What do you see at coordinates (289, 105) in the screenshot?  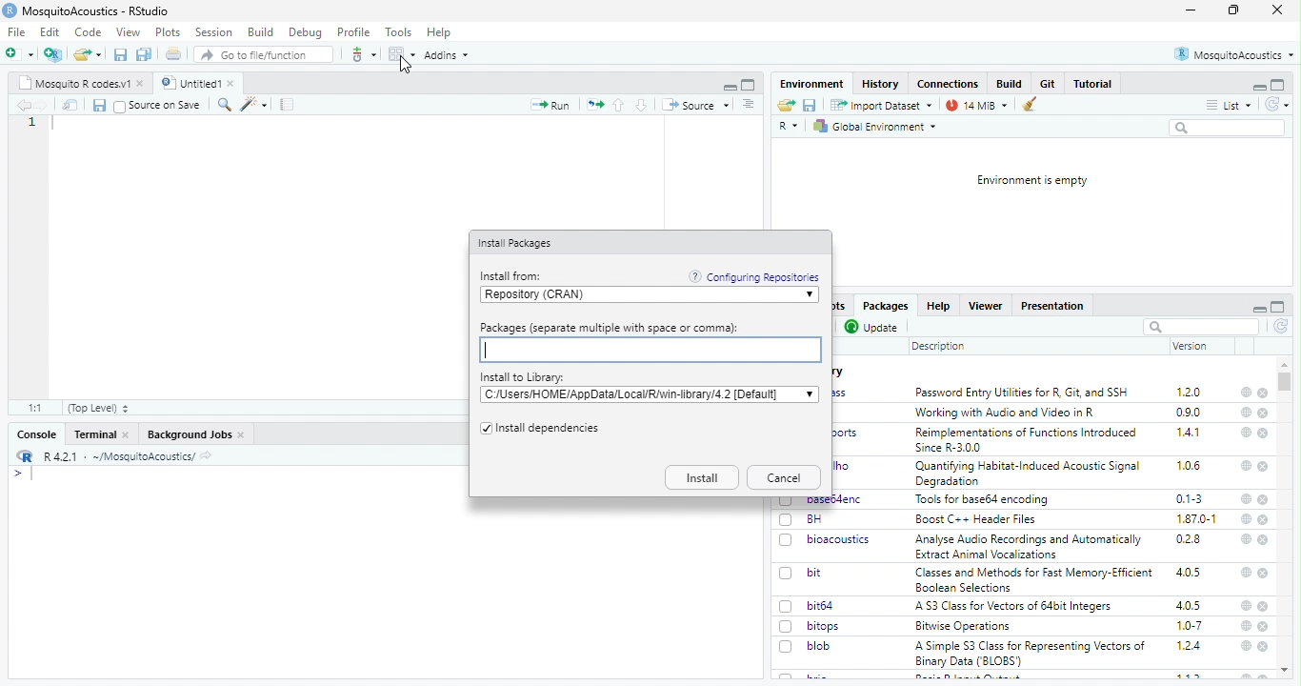 I see `Dataset’s ` at bounding box center [289, 105].